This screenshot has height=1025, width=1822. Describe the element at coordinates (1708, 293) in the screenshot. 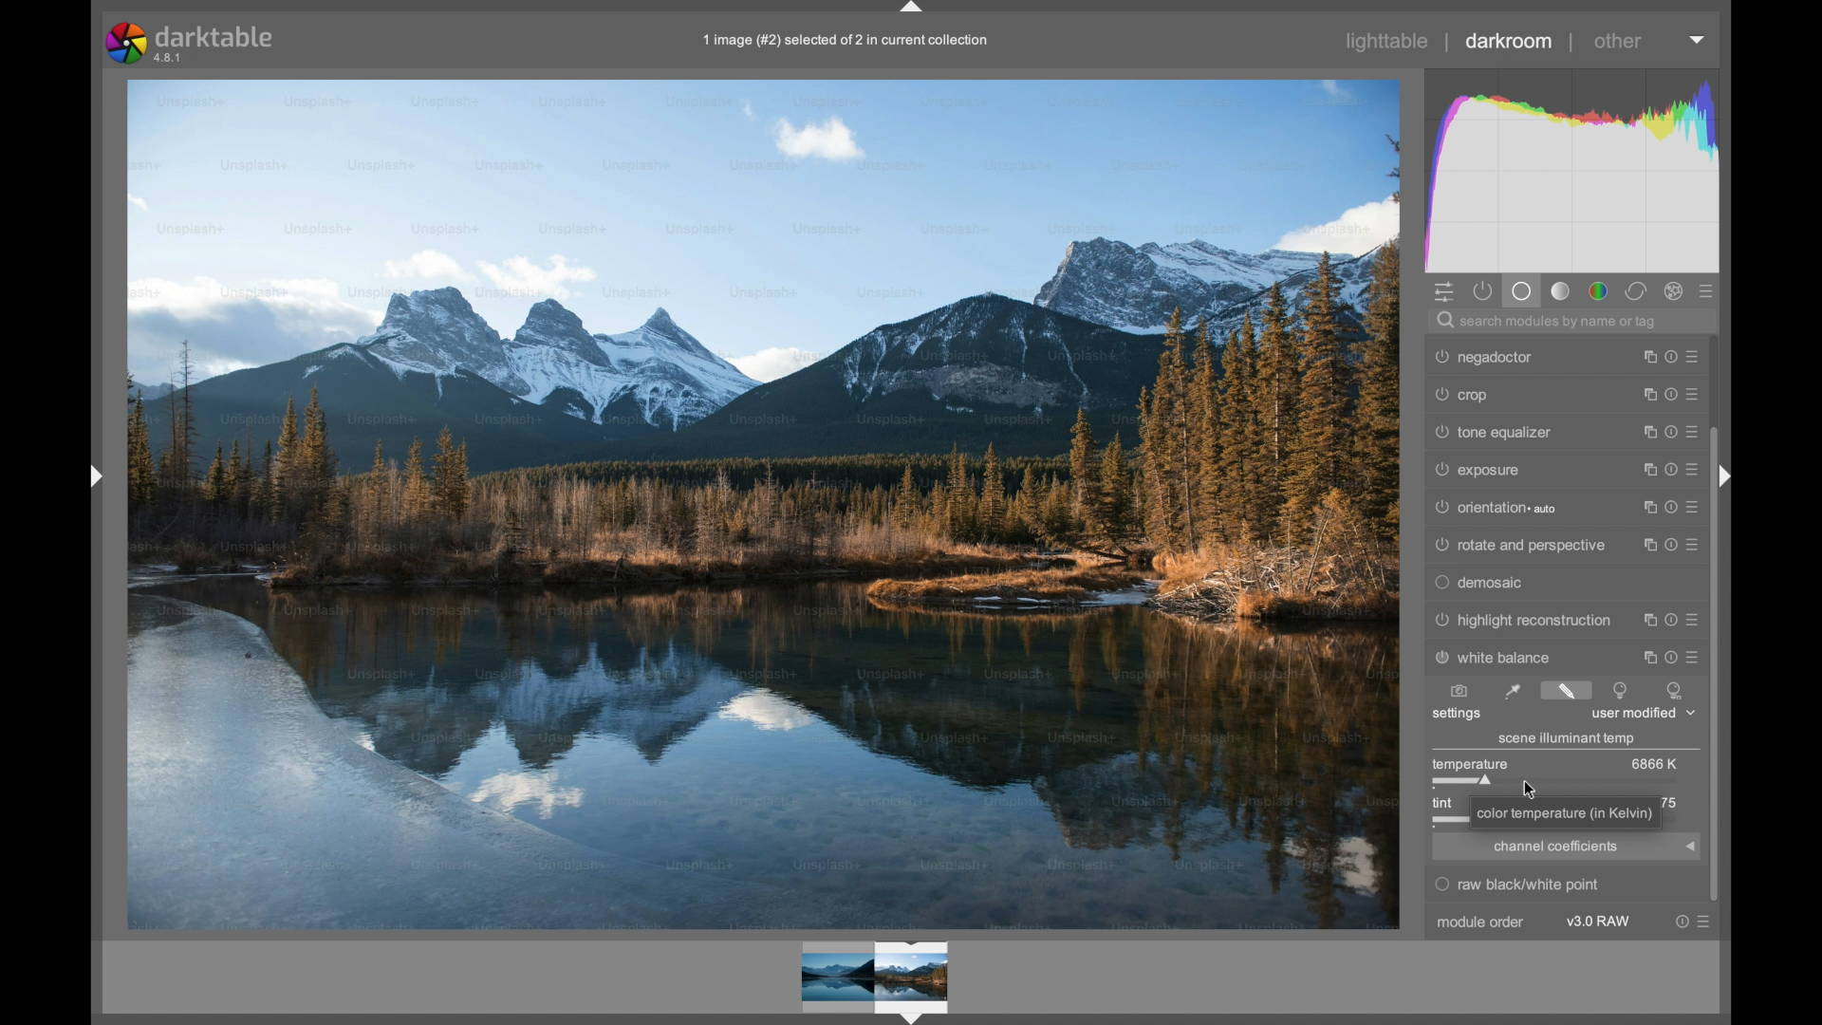

I see `presets` at that location.